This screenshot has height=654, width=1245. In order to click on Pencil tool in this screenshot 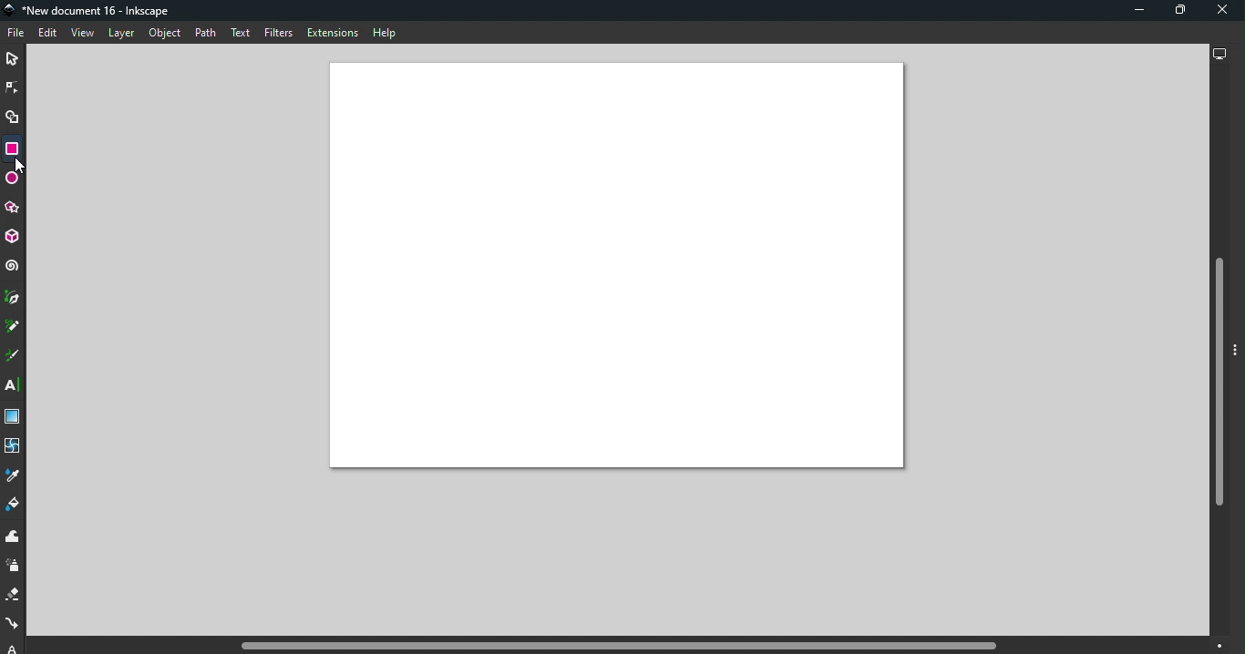, I will do `click(15, 325)`.